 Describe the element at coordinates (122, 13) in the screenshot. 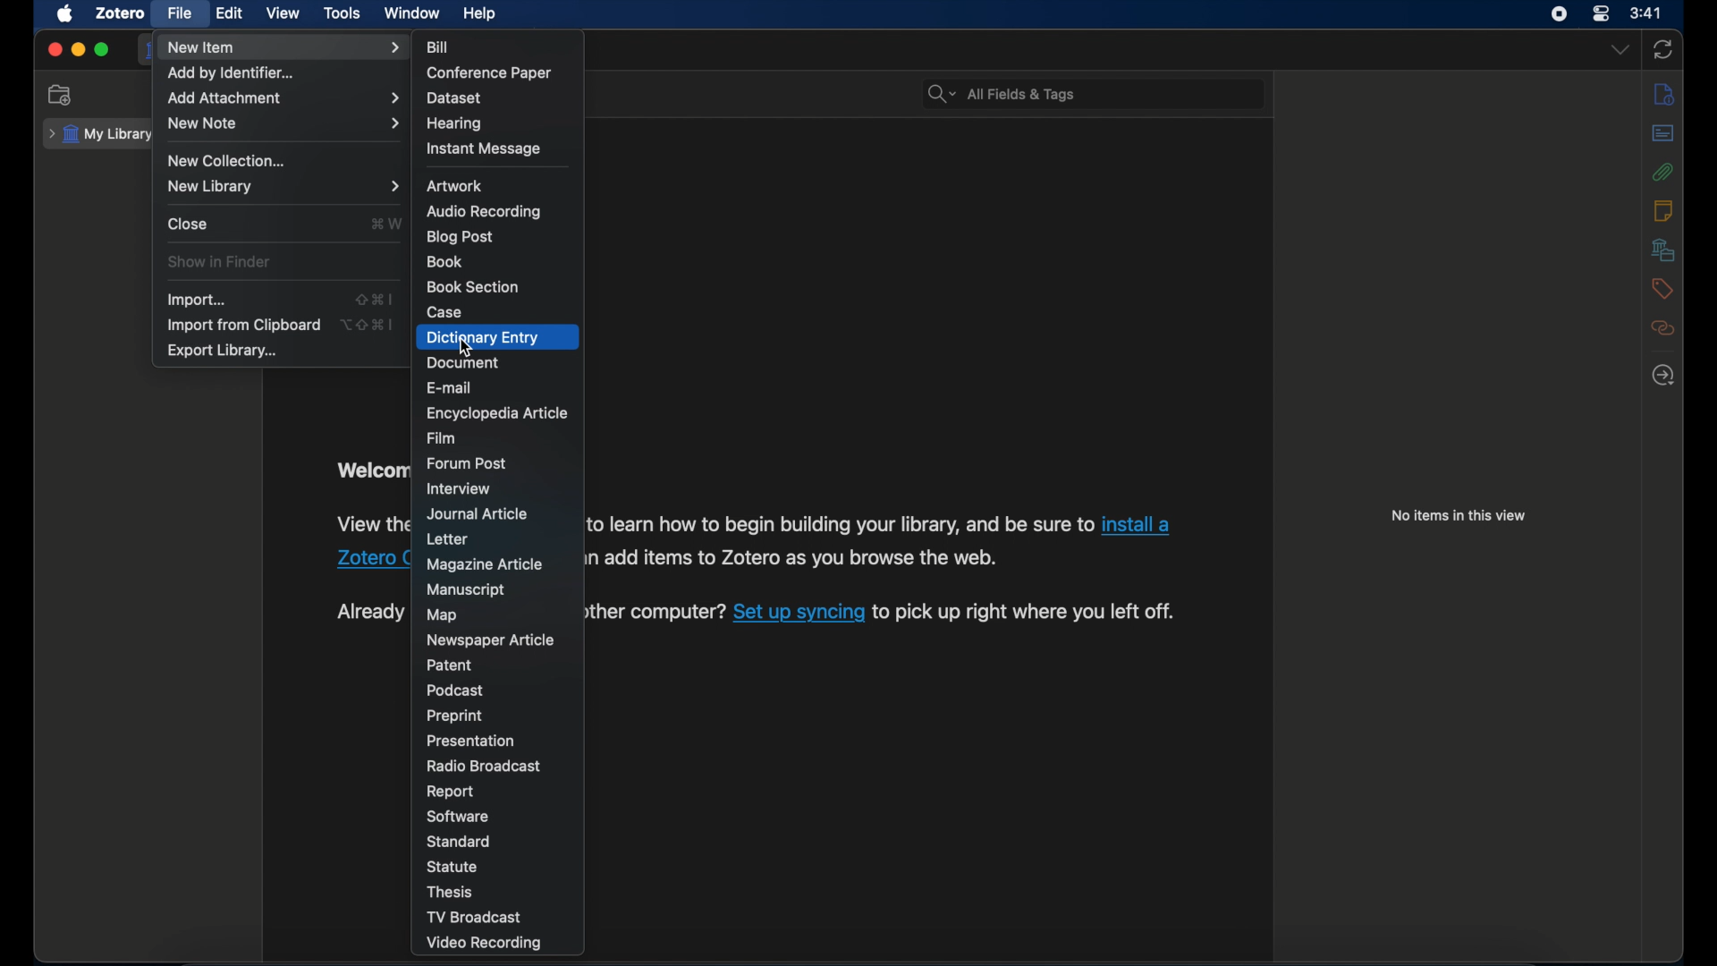

I see `zotero` at that location.